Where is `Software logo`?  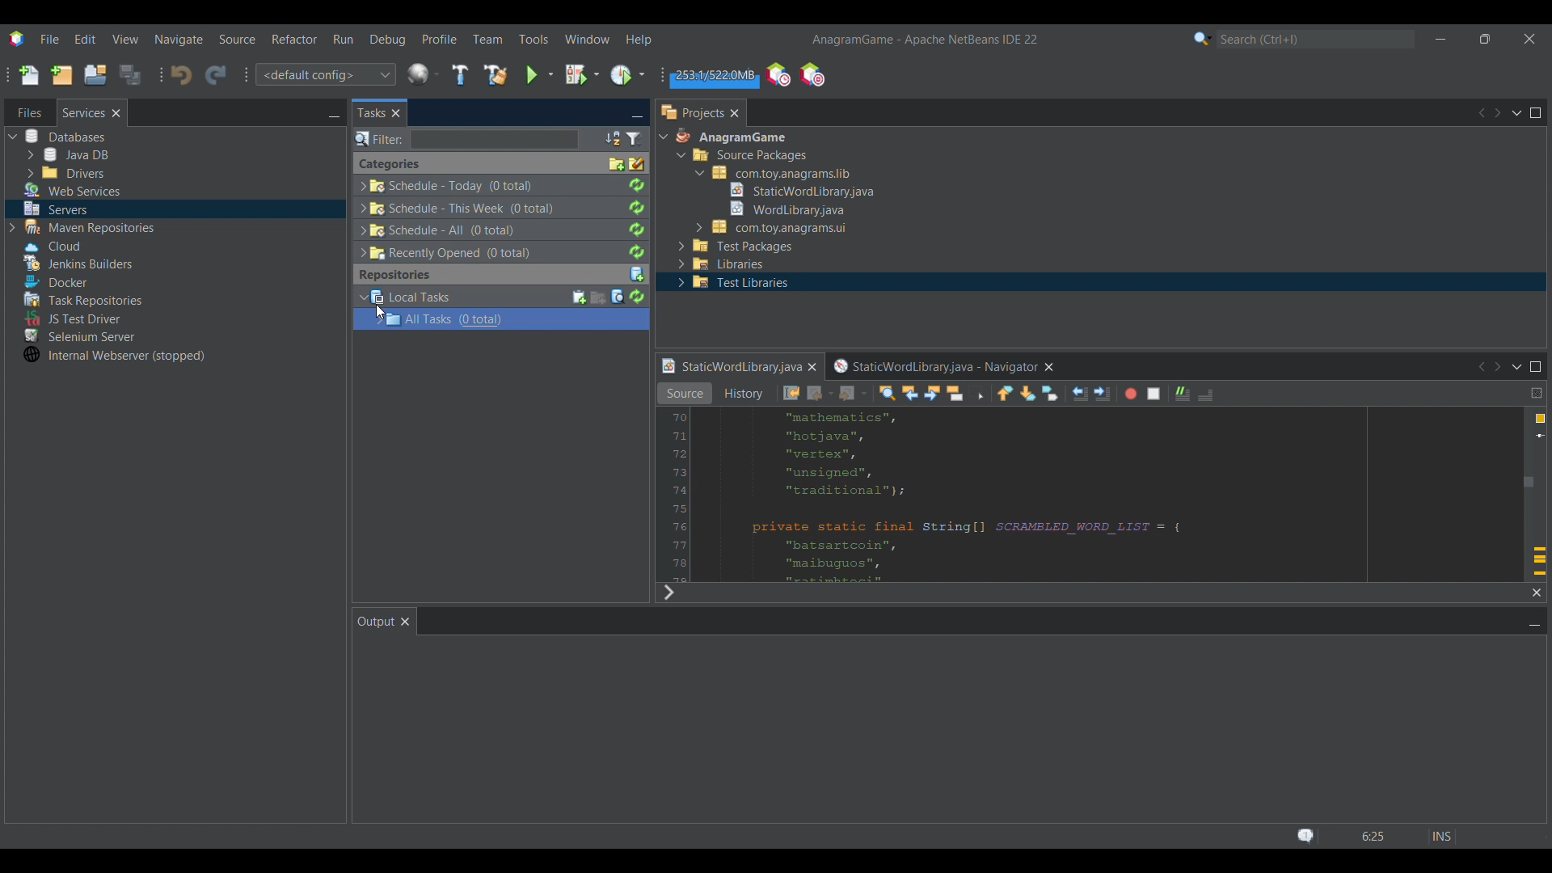 Software logo is located at coordinates (17, 39).